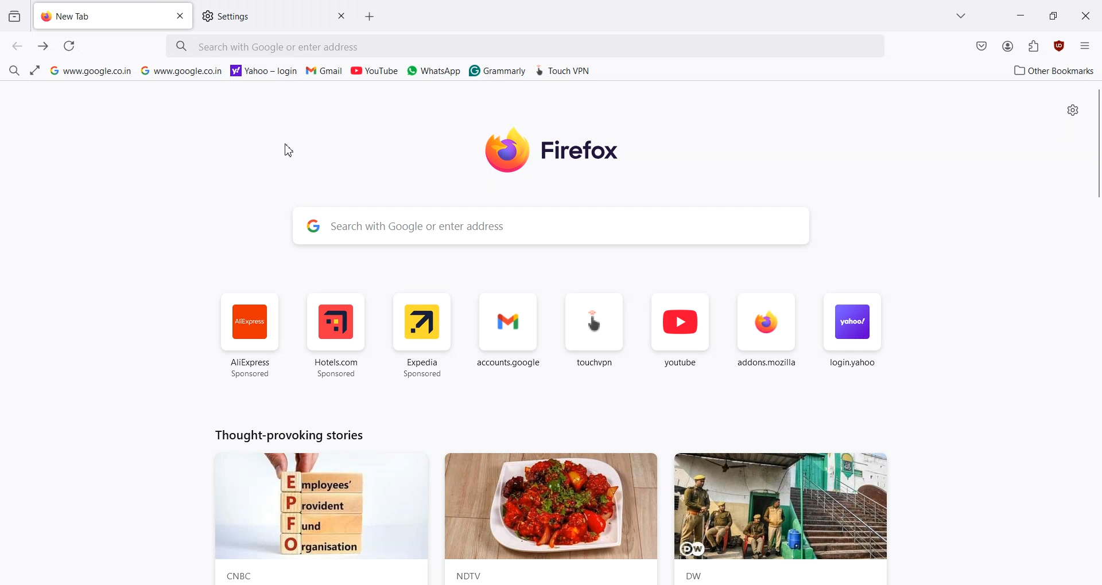 The height and width of the screenshot is (585, 1102). What do you see at coordinates (44, 46) in the screenshot?
I see `Go Forward to one page ` at bounding box center [44, 46].